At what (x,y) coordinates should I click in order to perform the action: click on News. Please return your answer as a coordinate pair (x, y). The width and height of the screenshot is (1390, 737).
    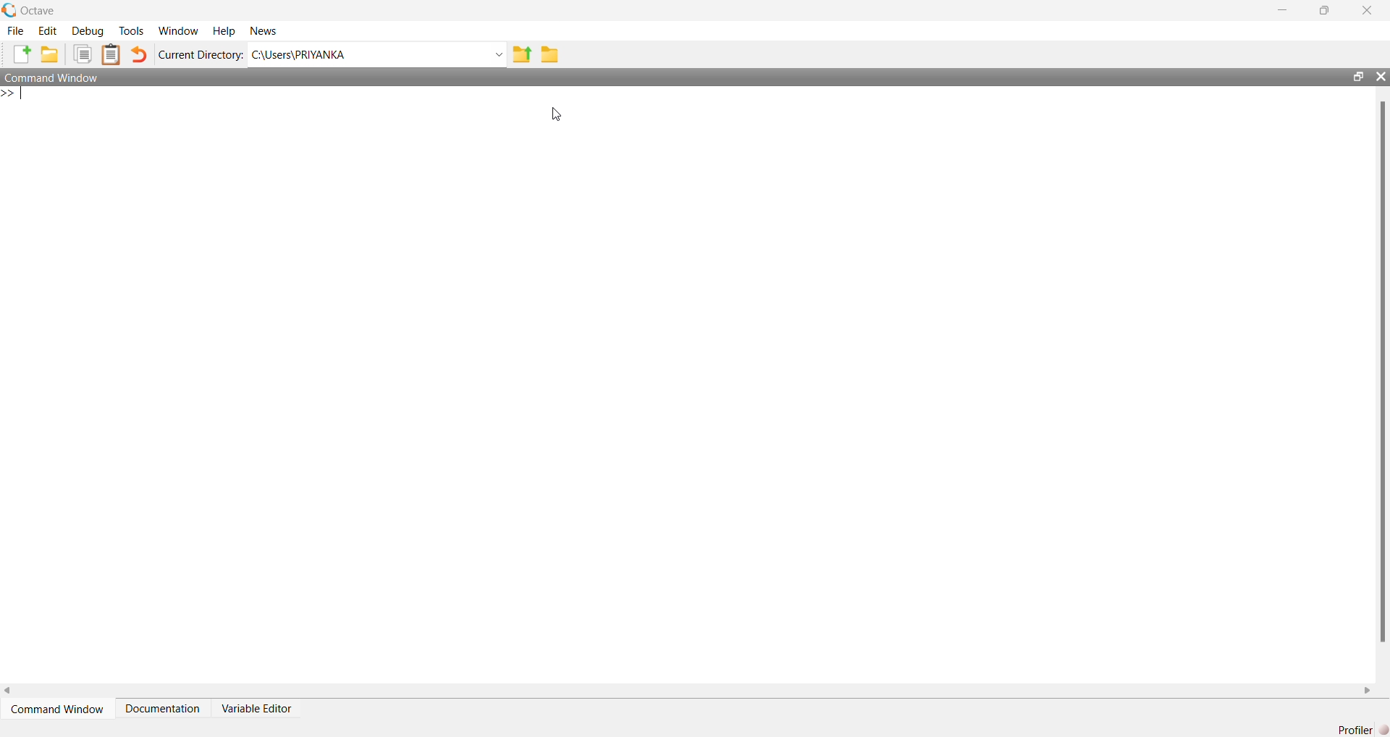
    Looking at the image, I should click on (264, 31).